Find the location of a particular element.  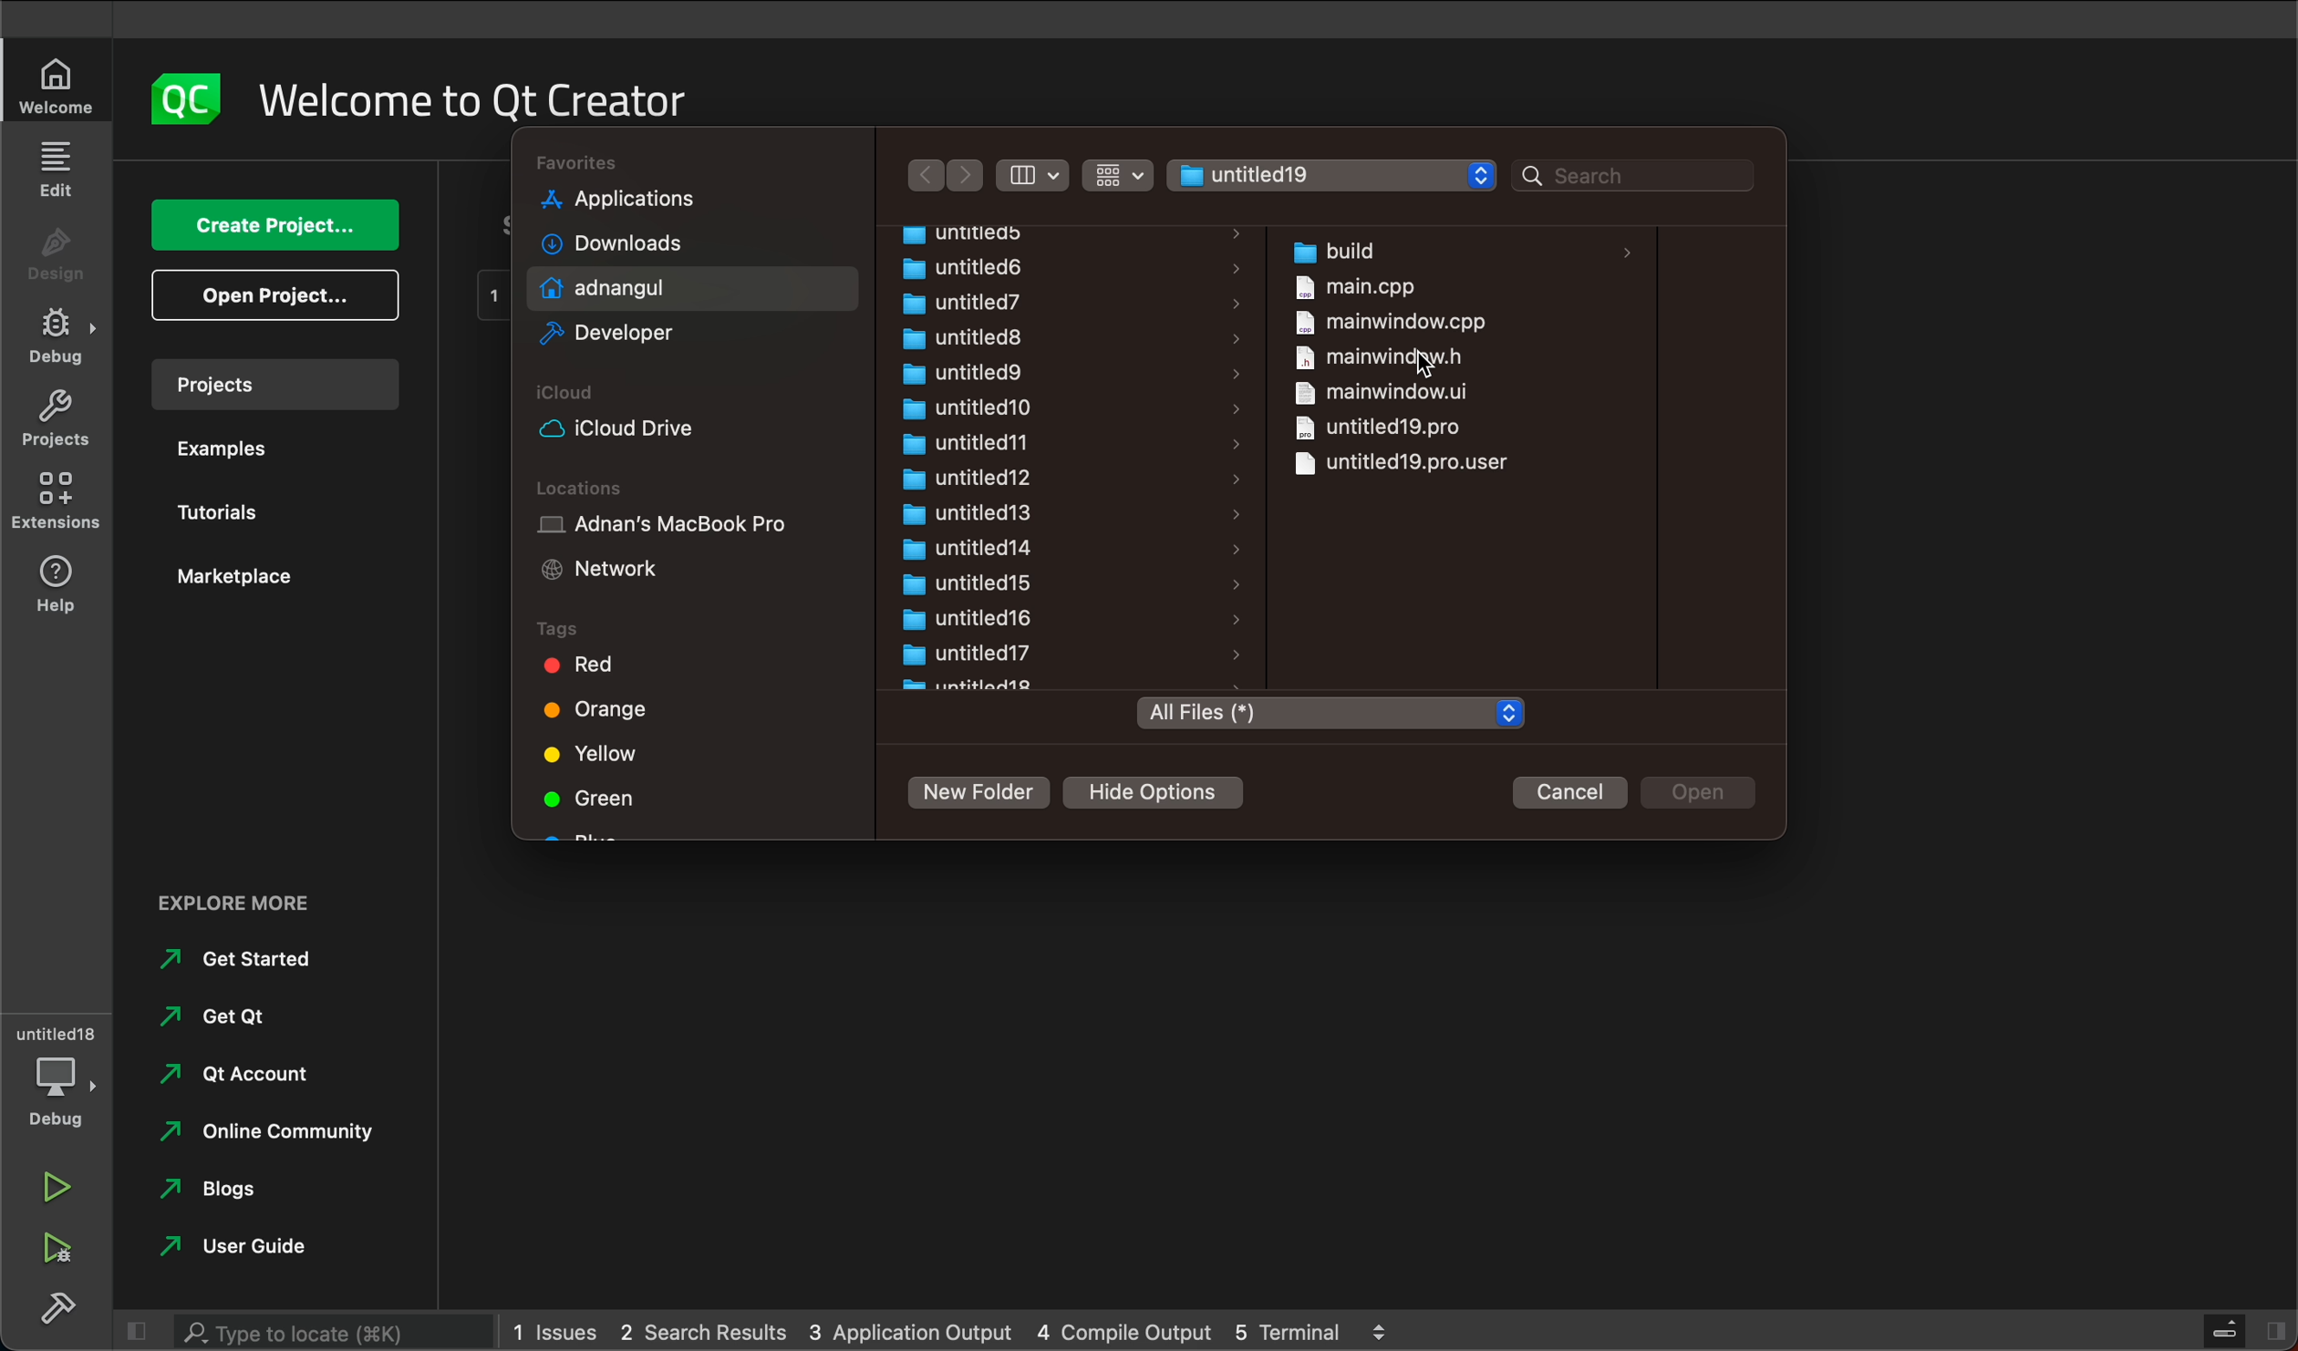

5 terminal is located at coordinates (1322, 1328).